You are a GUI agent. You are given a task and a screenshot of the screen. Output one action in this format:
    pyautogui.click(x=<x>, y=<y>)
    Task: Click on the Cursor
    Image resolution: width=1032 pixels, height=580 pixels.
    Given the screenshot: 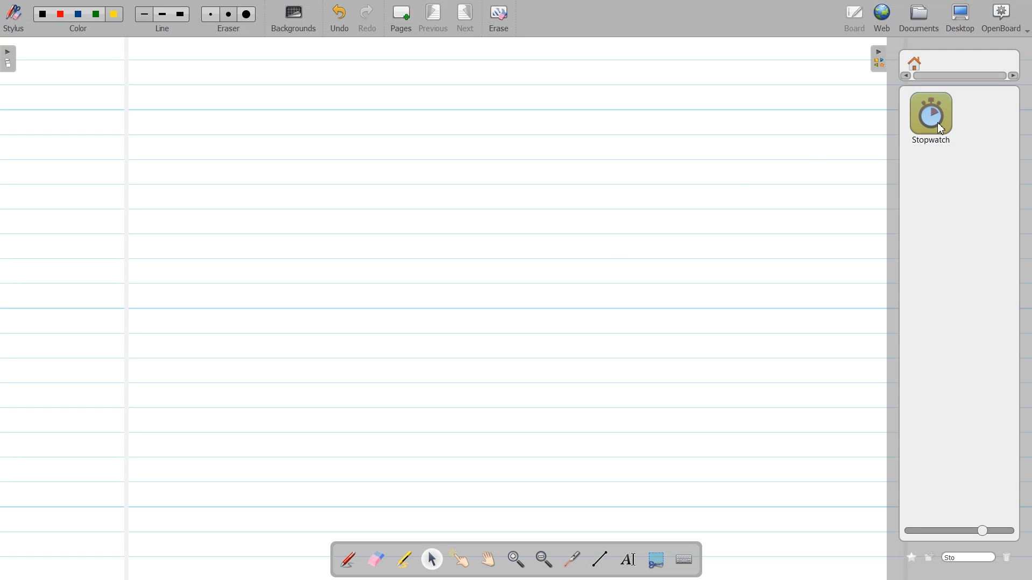 What is the action you would take?
    pyautogui.click(x=941, y=129)
    